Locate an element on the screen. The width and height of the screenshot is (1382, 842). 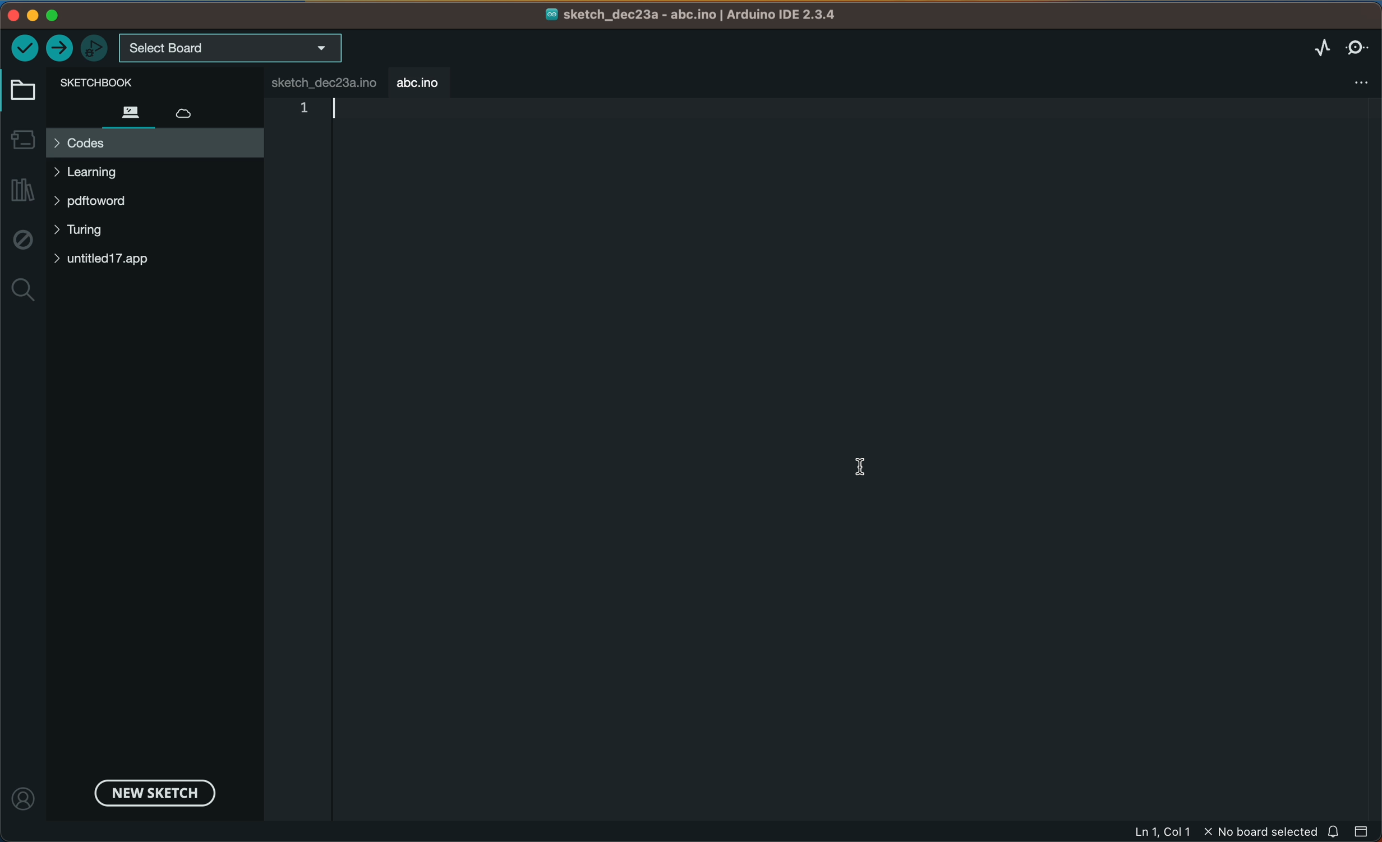
abc.ino is located at coordinates (421, 81).